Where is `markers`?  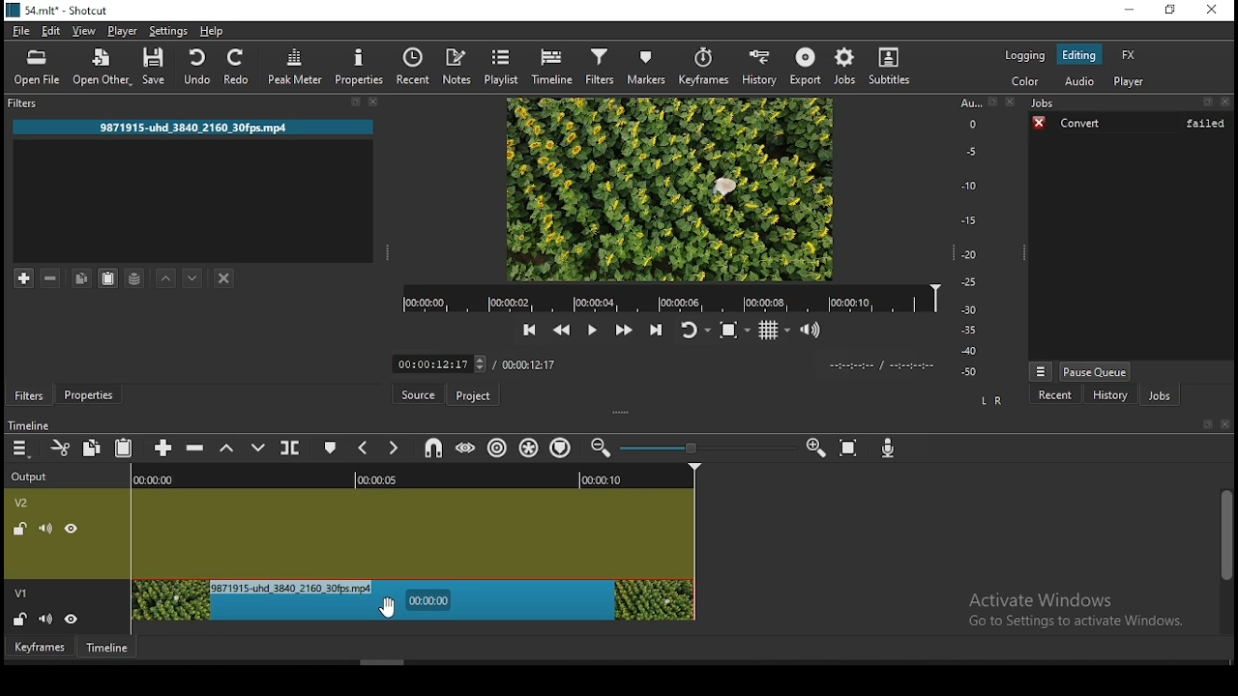 markers is located at coordinates (651, 67).